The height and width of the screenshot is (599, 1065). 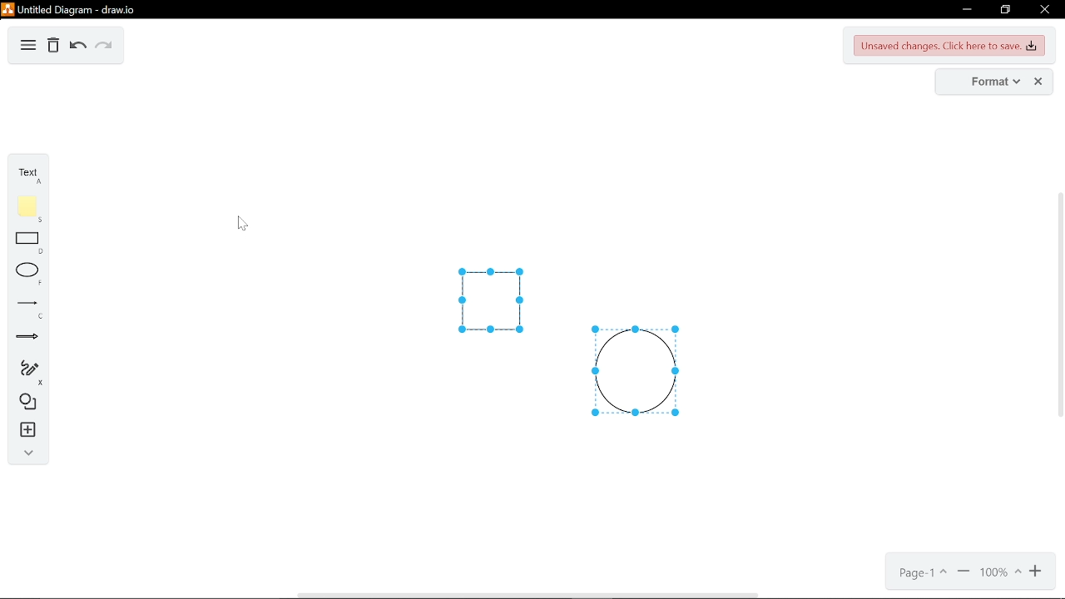 What do you see at coordinates (1001, 573) in the screenshot?
I see `current zoom` at bounding box center [1001, 573].